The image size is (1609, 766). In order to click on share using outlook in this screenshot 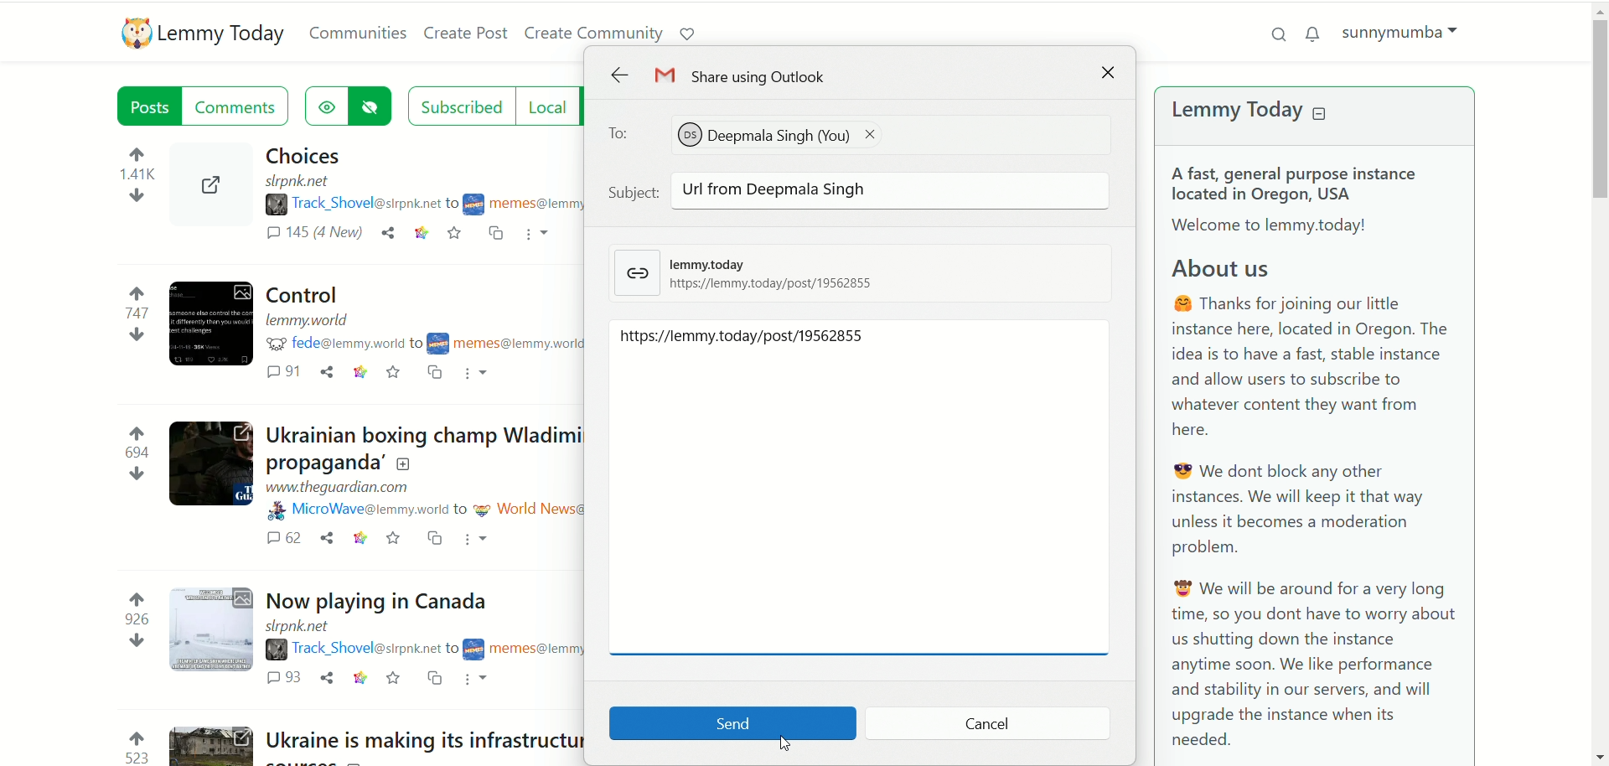, I will do `click(742, 77)`.